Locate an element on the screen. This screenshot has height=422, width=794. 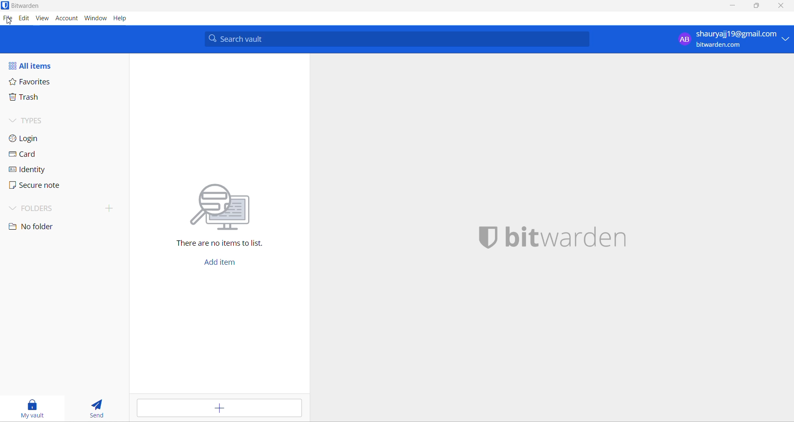
settings is located at coordinates (8, 21).